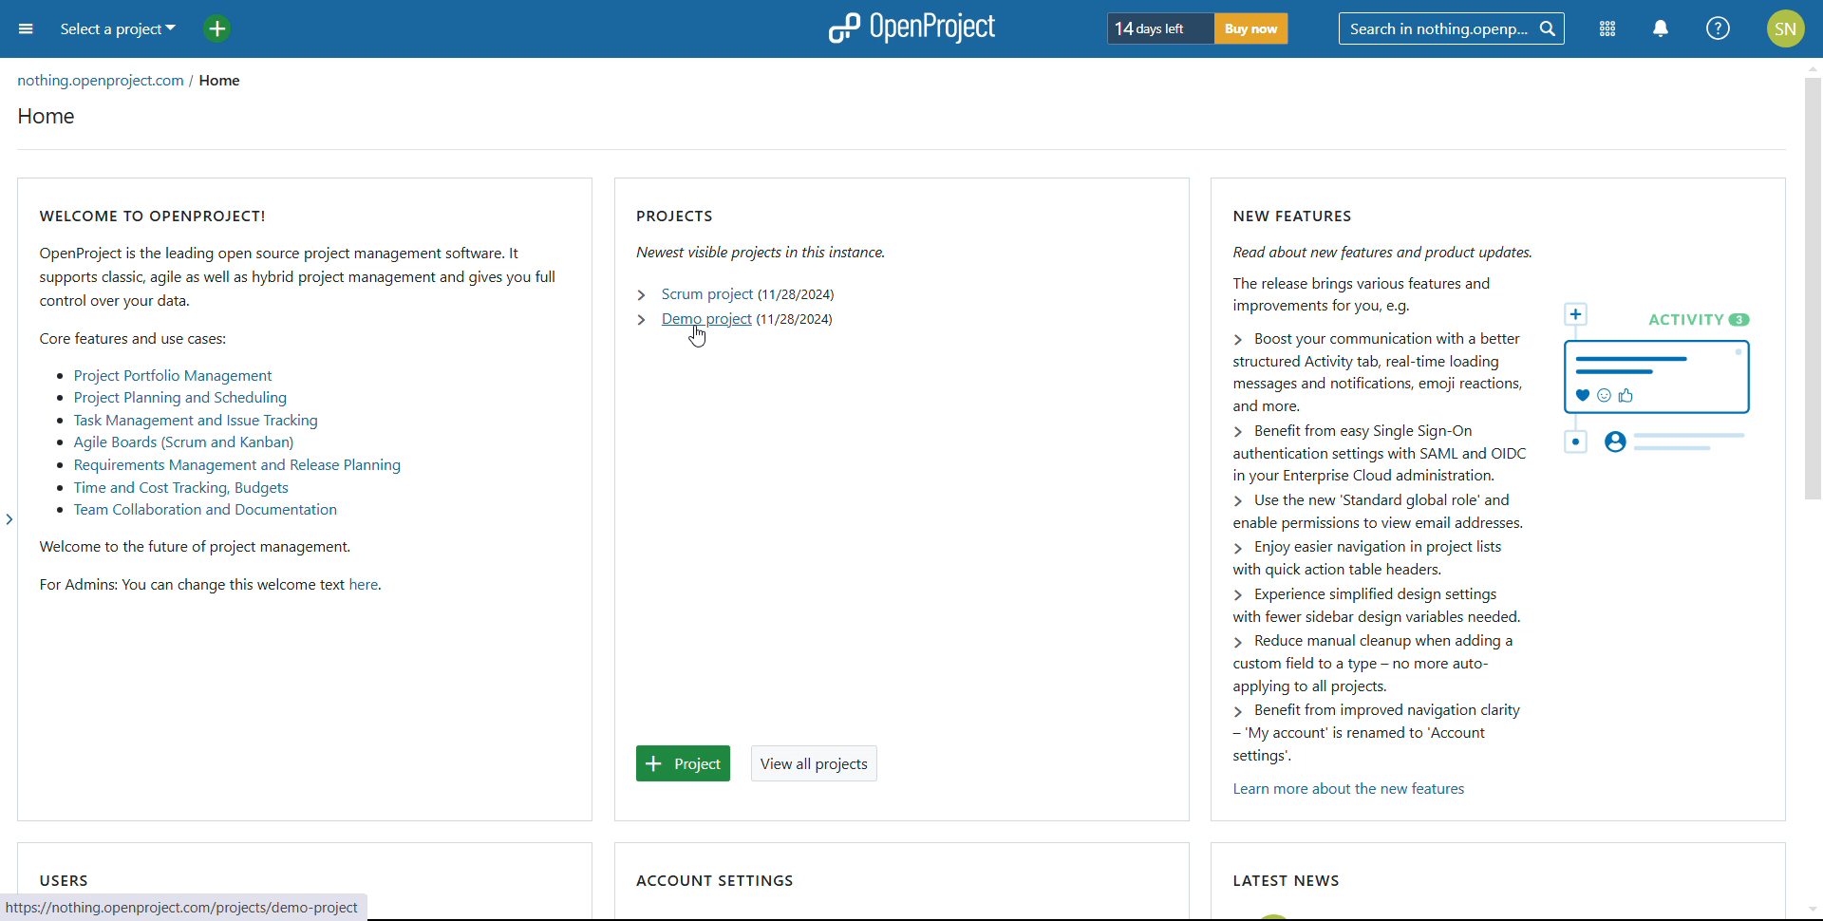 Image resolution: width=1823 pixels, height=921 pixels. What do you see at coordinates (1608, 29) in the screenshot?
I see `modules` at bounding box center [1608, 29].